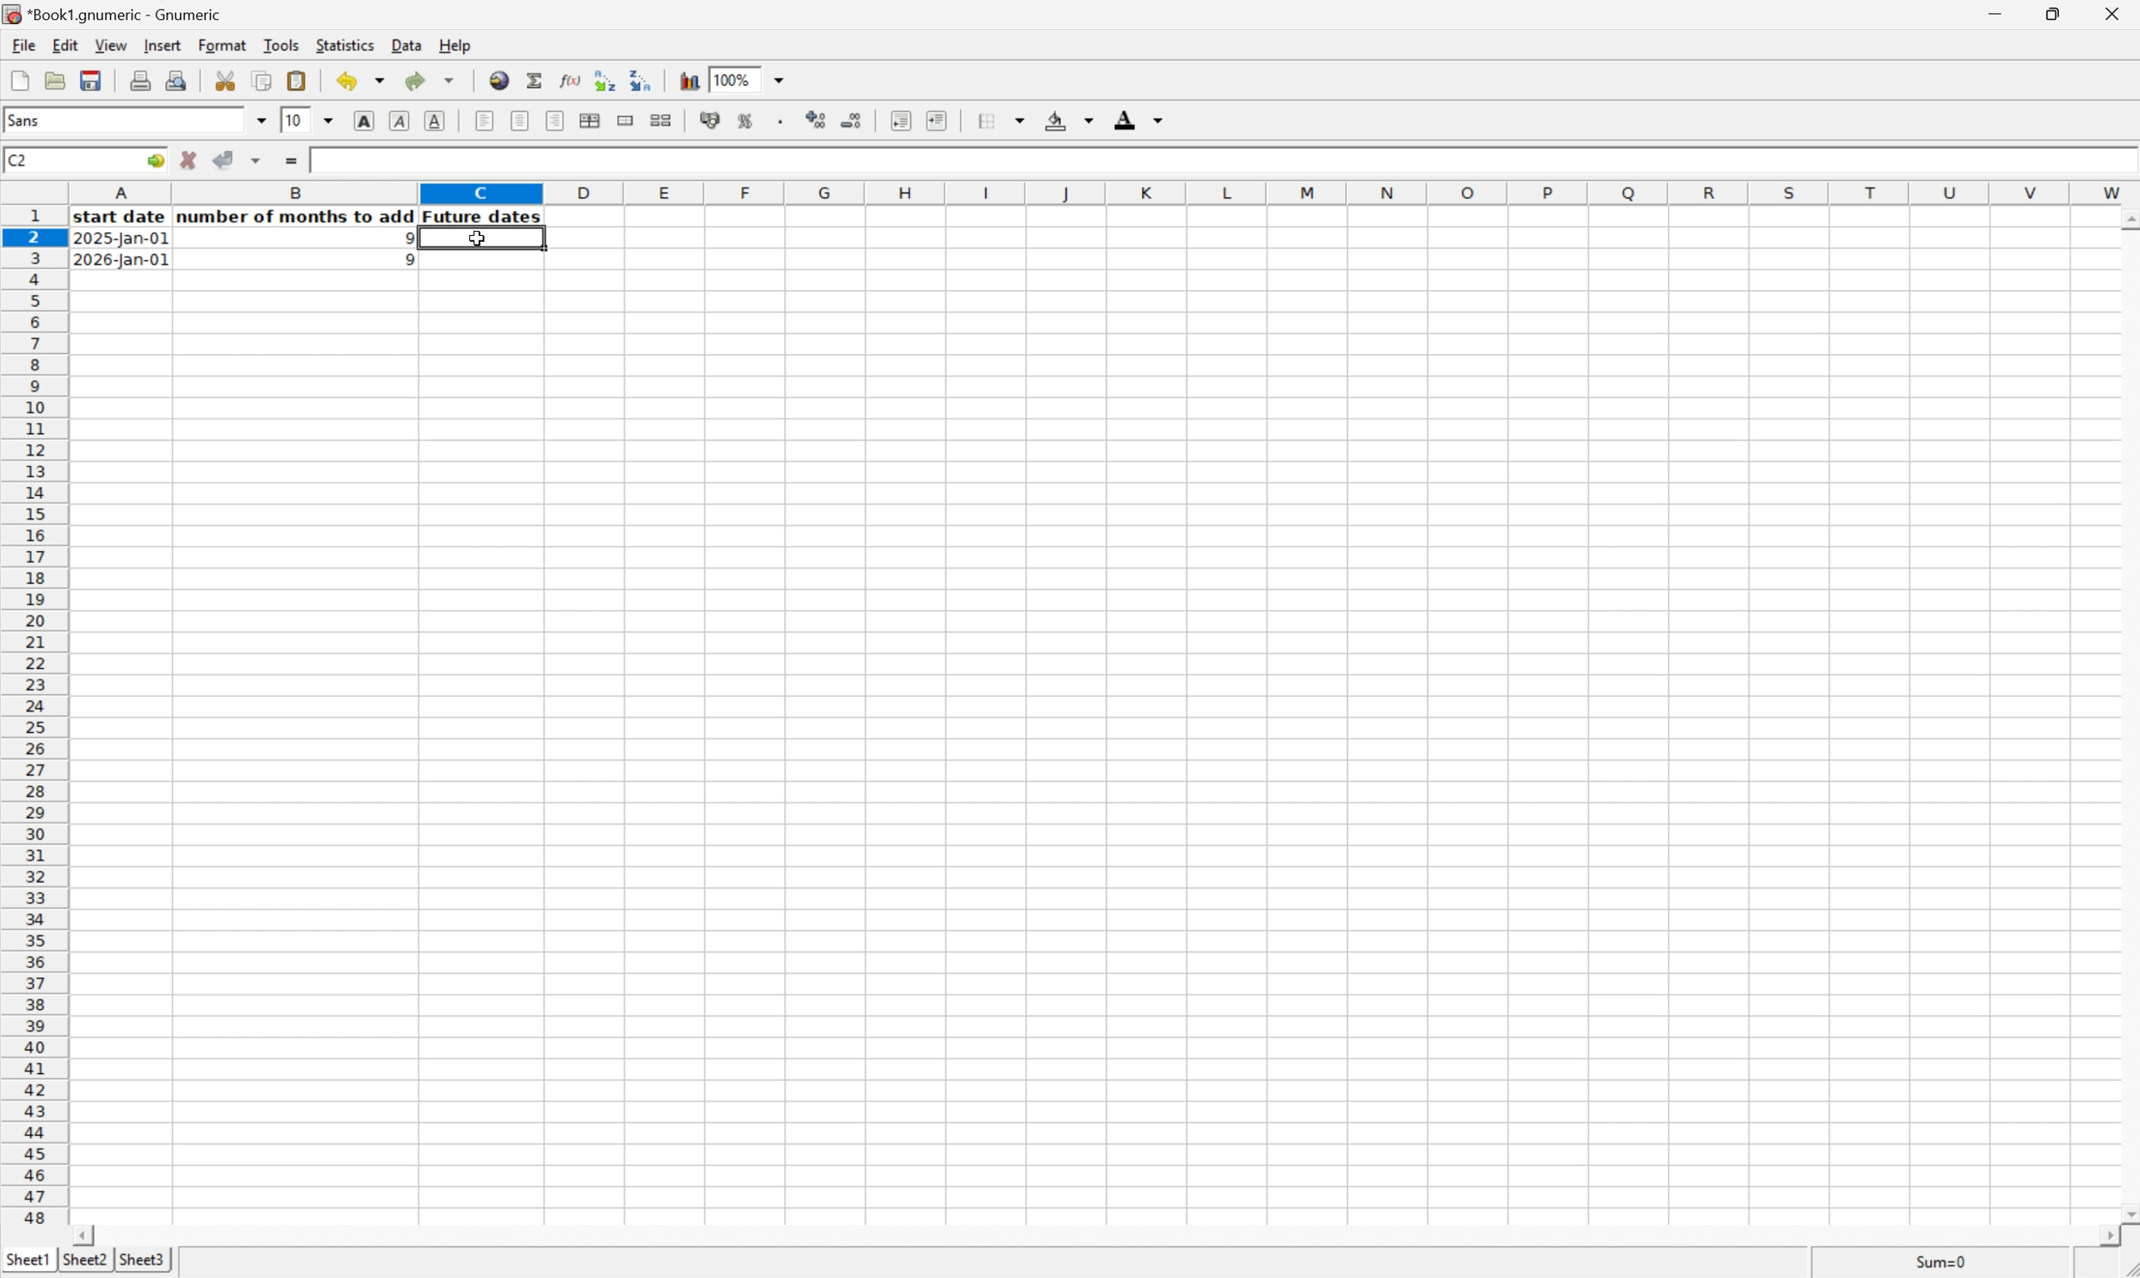 The height and width of the screenshot is (1278, 2140). What do you see at coordinates (2114, 10) in the screenshot?
I see `Close` at bounding box center [2114, 10].